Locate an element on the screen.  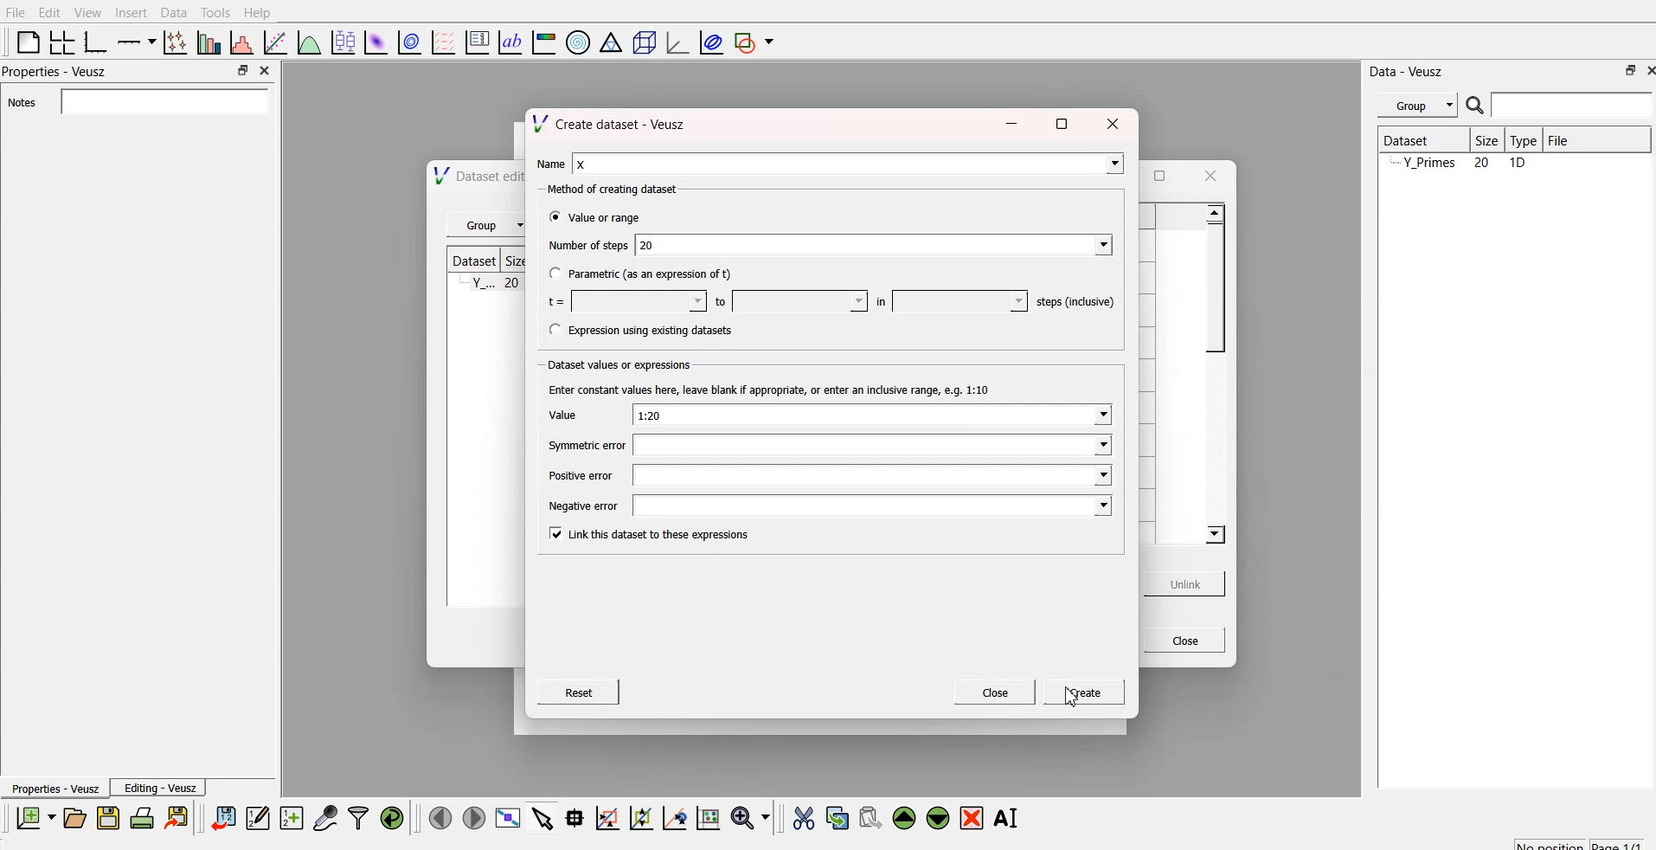
close is located at coordinates (1646, 72).